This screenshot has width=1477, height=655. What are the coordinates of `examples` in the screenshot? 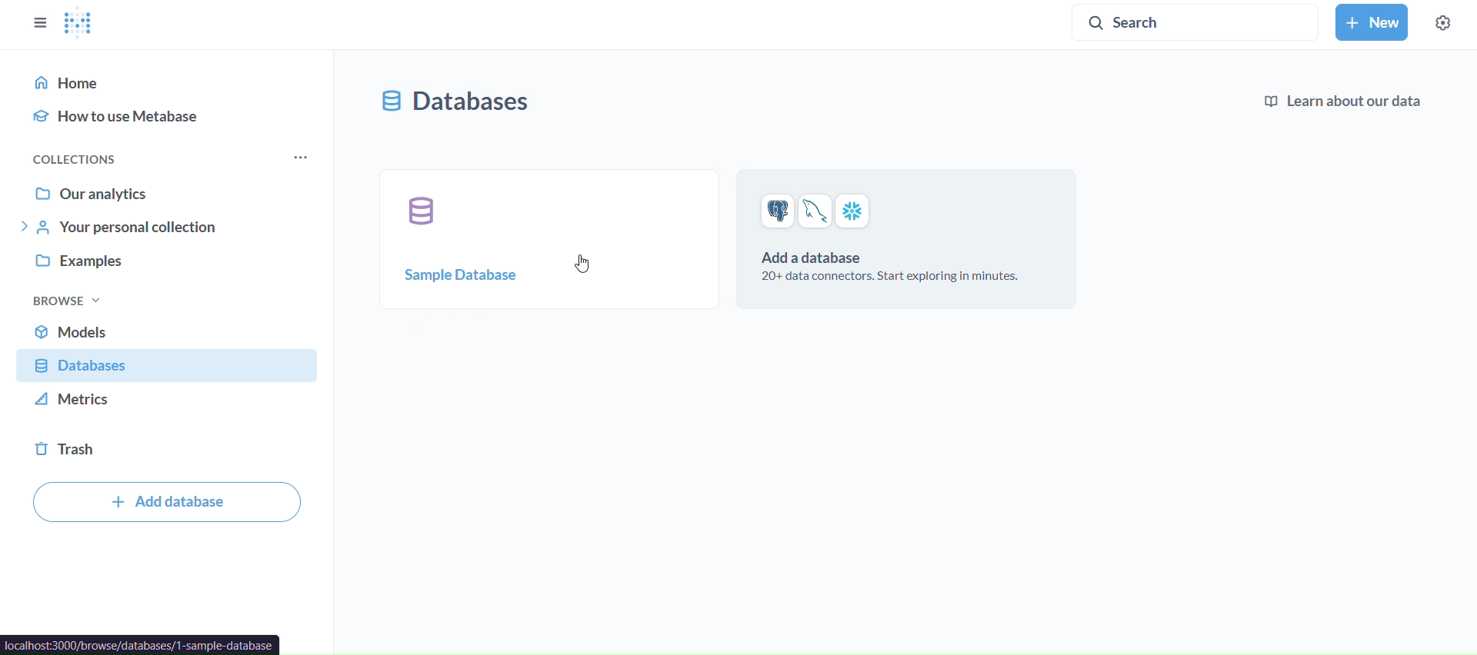 It's located at (169, 268).